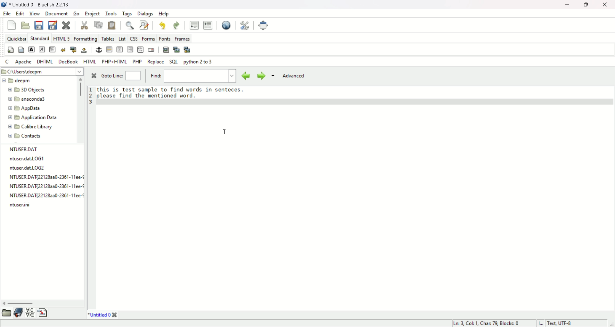 The height and width of the screenshot is (327, 615). What do you see at coordinates (24, 62) in the screenshot?
I see `apache` at bounding box center [24, 62].